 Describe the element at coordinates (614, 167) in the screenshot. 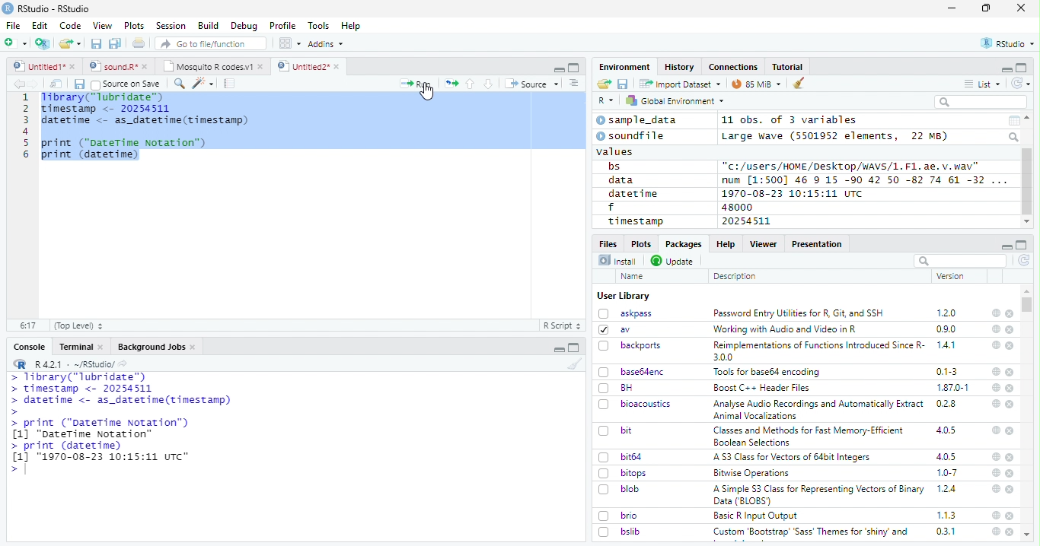

I see `bs` at that location.